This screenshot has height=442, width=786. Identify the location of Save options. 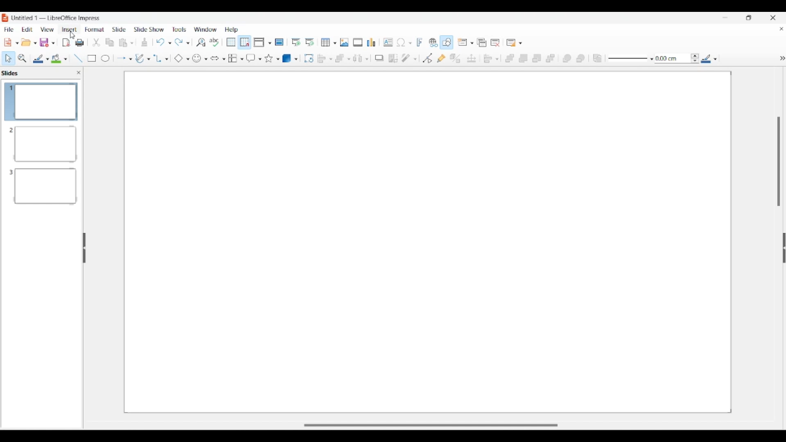
(47, 43).